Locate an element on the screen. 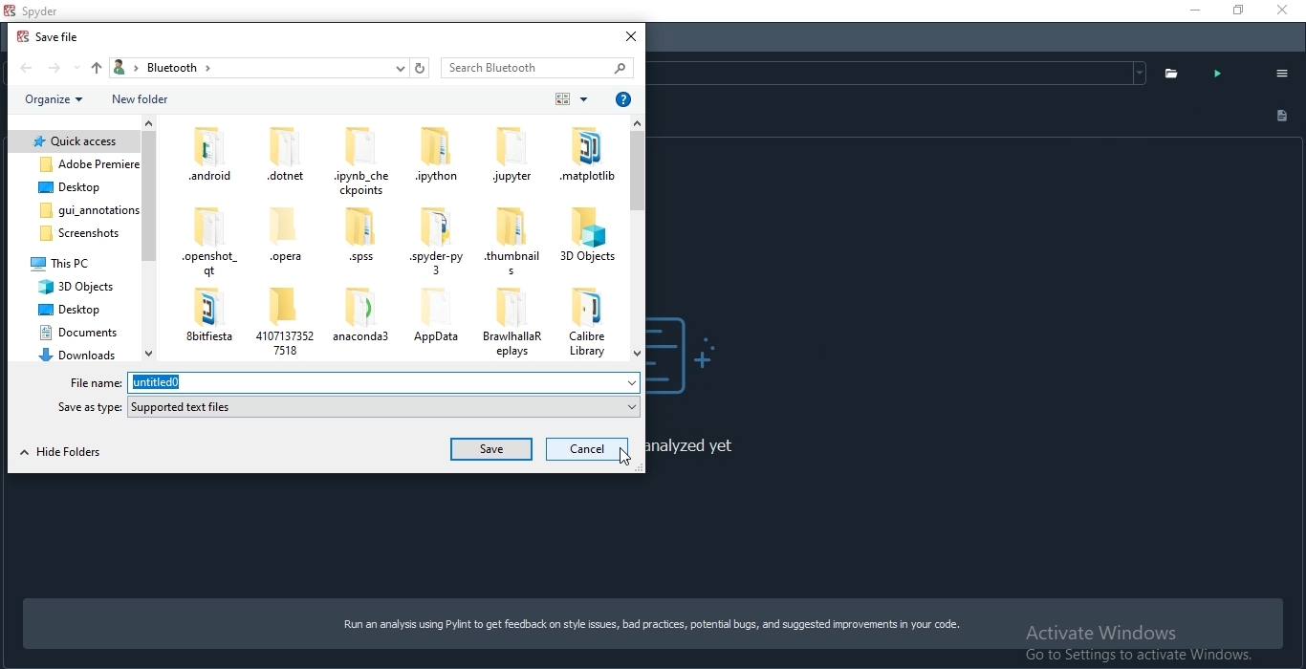  3d objects is located at coordinates (68, 288).